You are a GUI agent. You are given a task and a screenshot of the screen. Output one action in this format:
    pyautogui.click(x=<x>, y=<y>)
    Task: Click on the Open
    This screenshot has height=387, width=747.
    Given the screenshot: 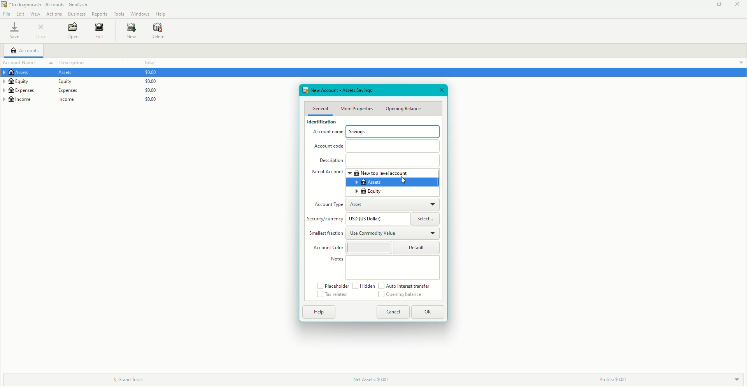 What is the action you would take?
    pyautogui.click(x=72, y=32)
    